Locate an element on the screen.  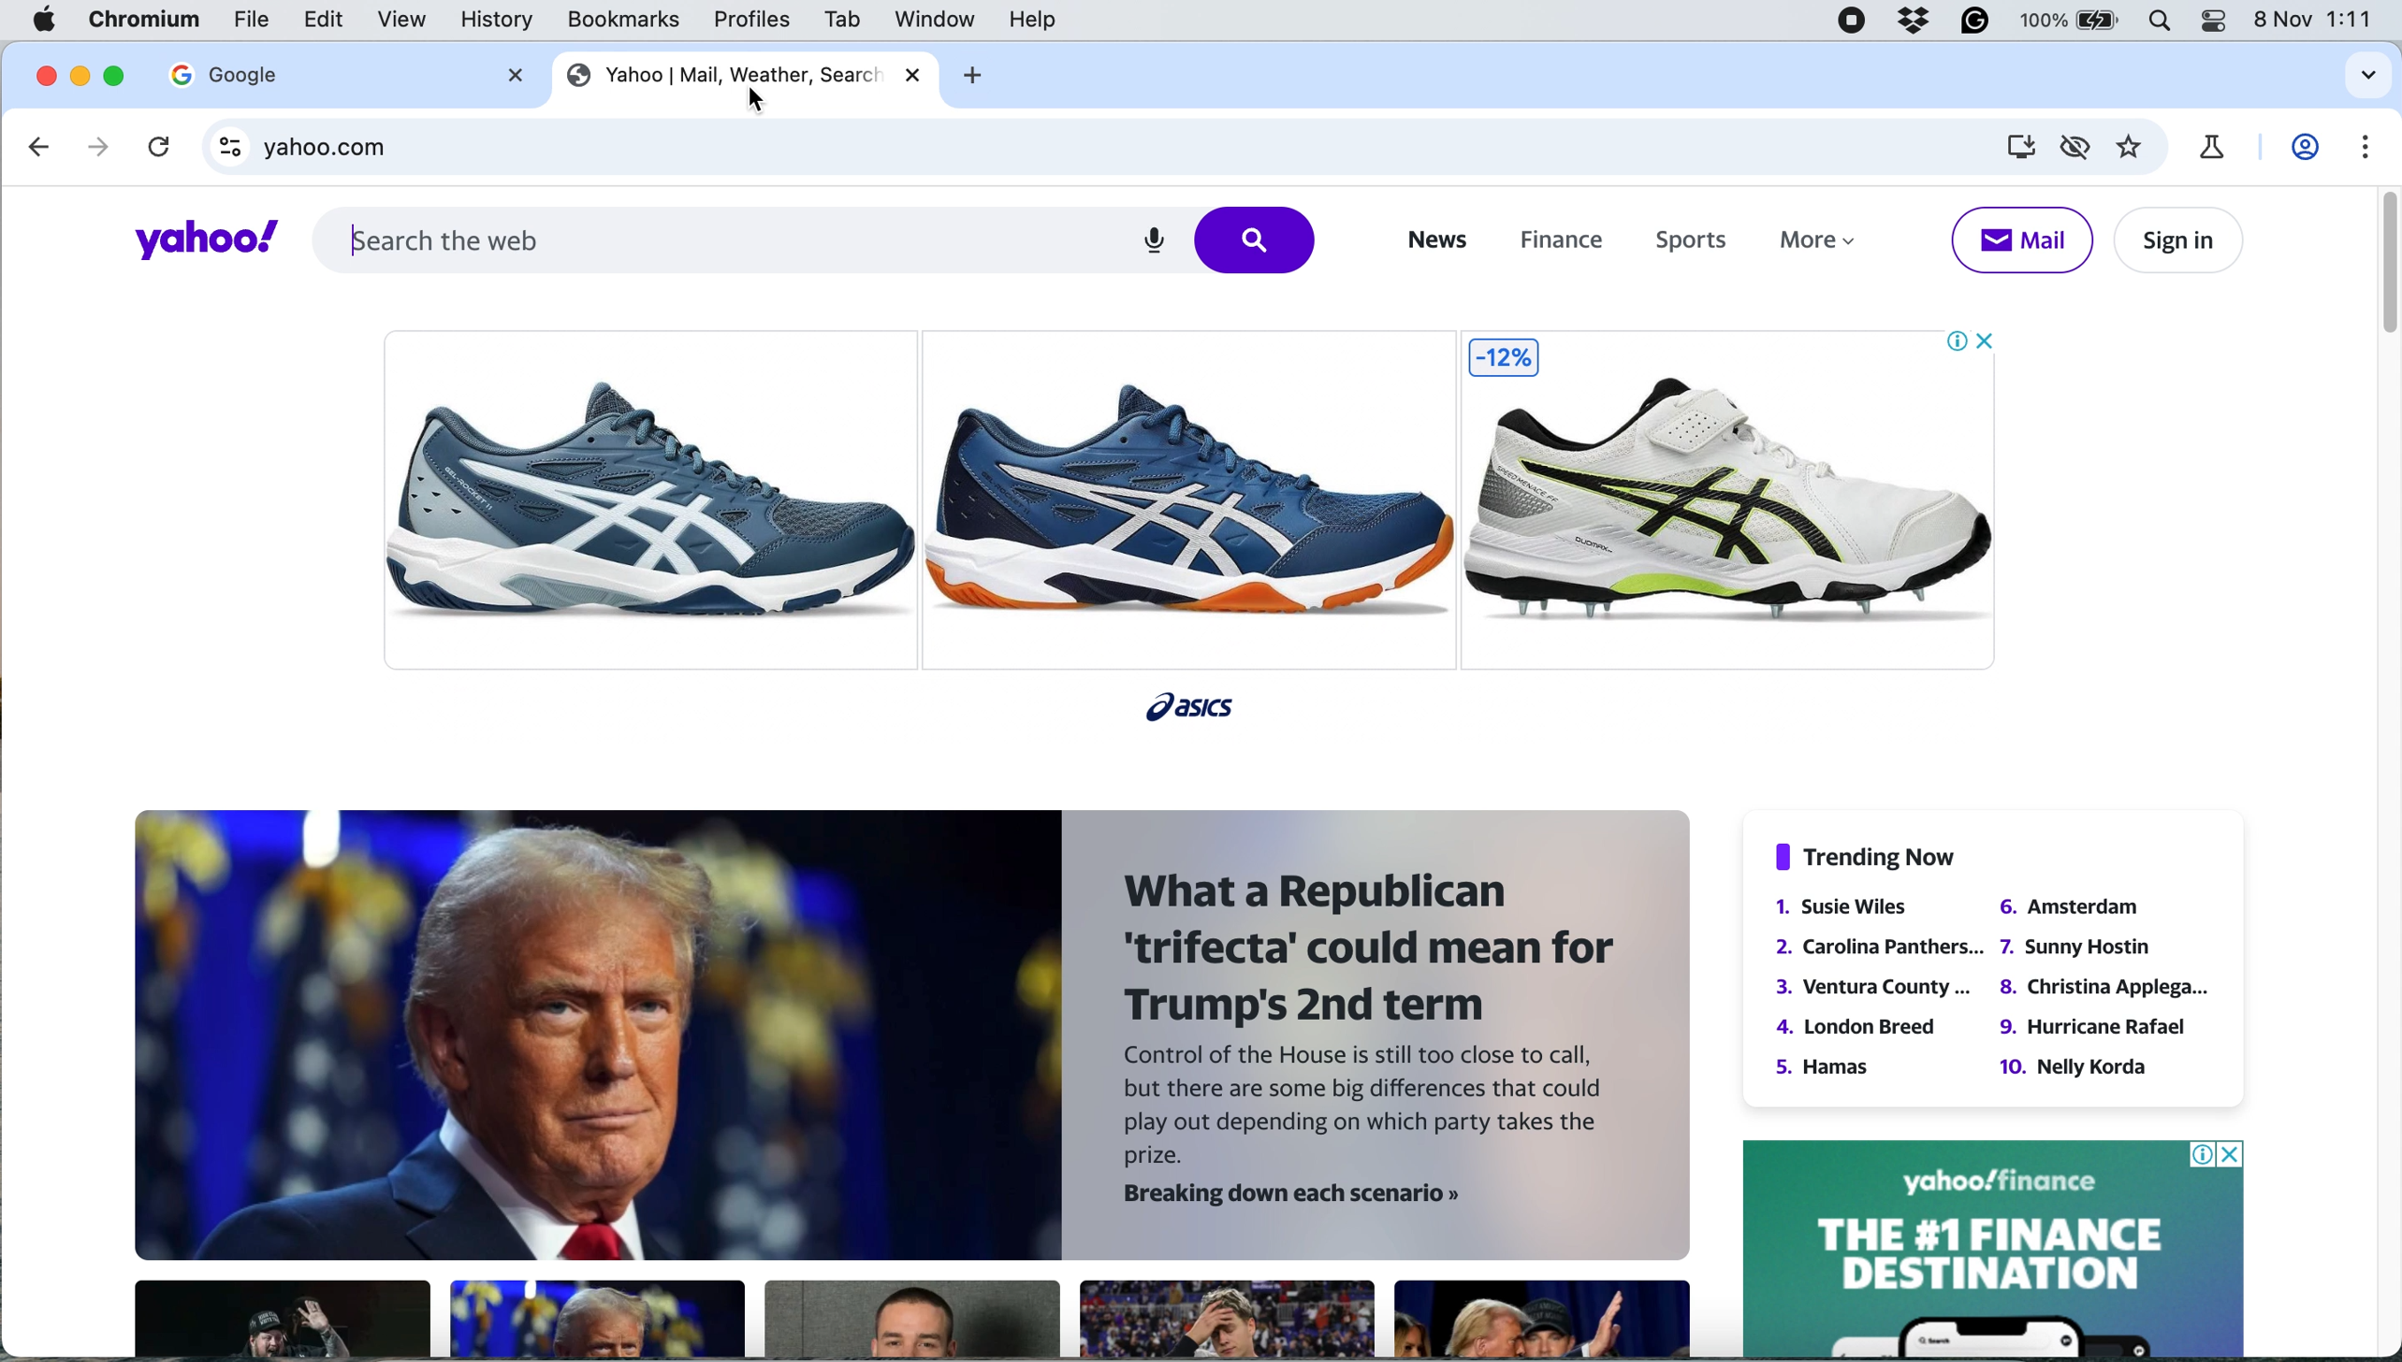
battery is located at coordinates (2072, 23).